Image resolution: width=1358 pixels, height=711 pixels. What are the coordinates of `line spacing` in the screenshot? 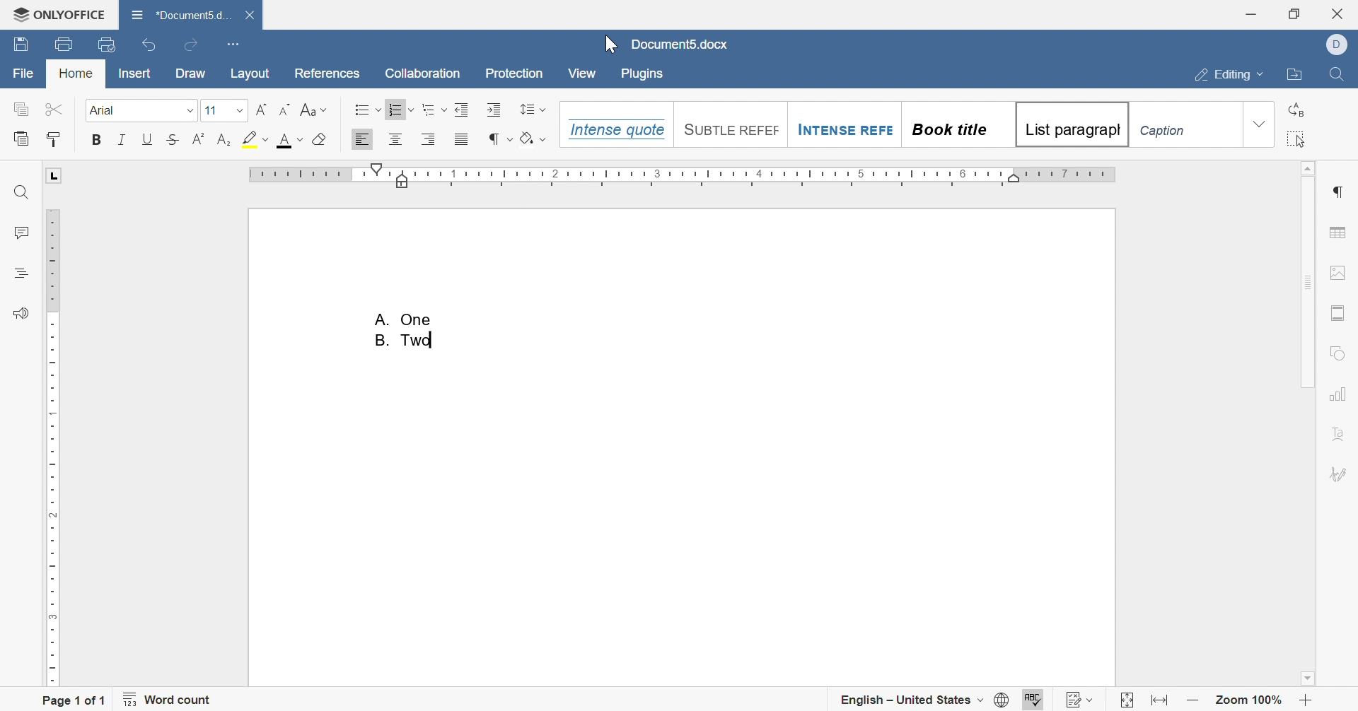 It's located at (533, 110).